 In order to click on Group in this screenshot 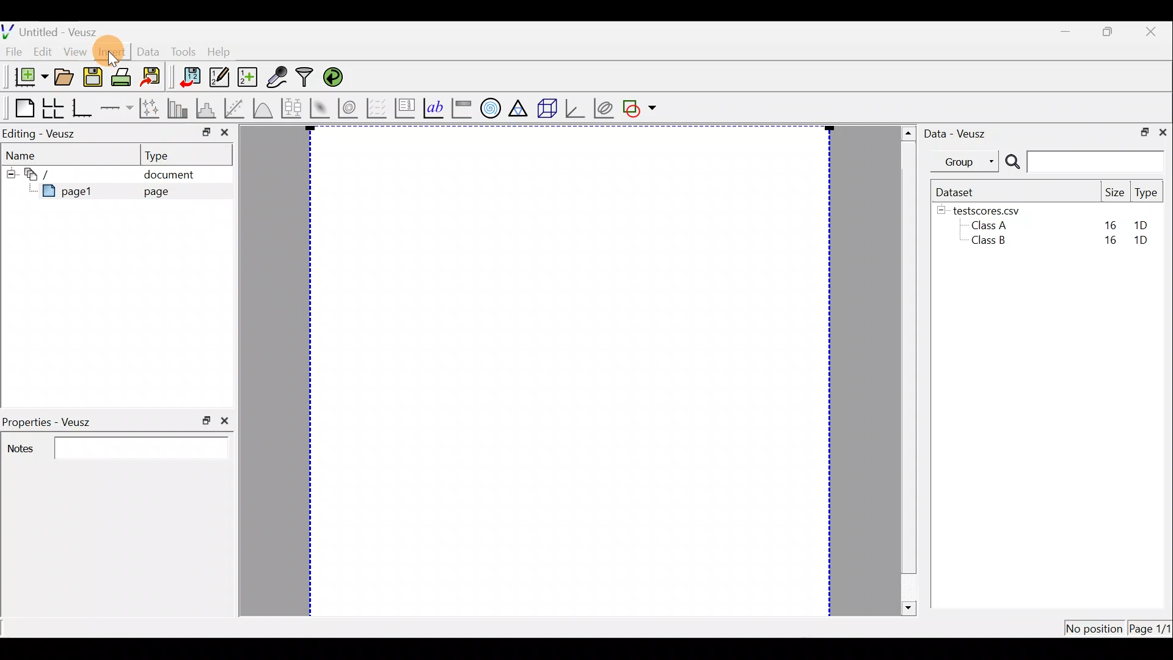, I will do `click(967, 161)`.